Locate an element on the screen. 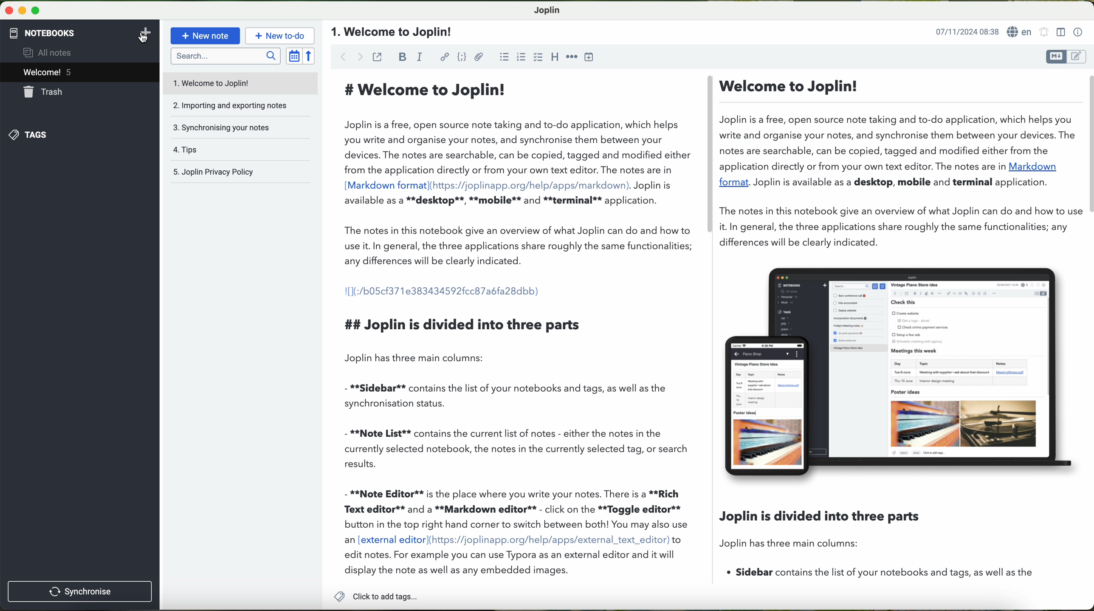 This screenshot has width=1094, height=611. welcome! 5 is located at coordinates (41, 73).